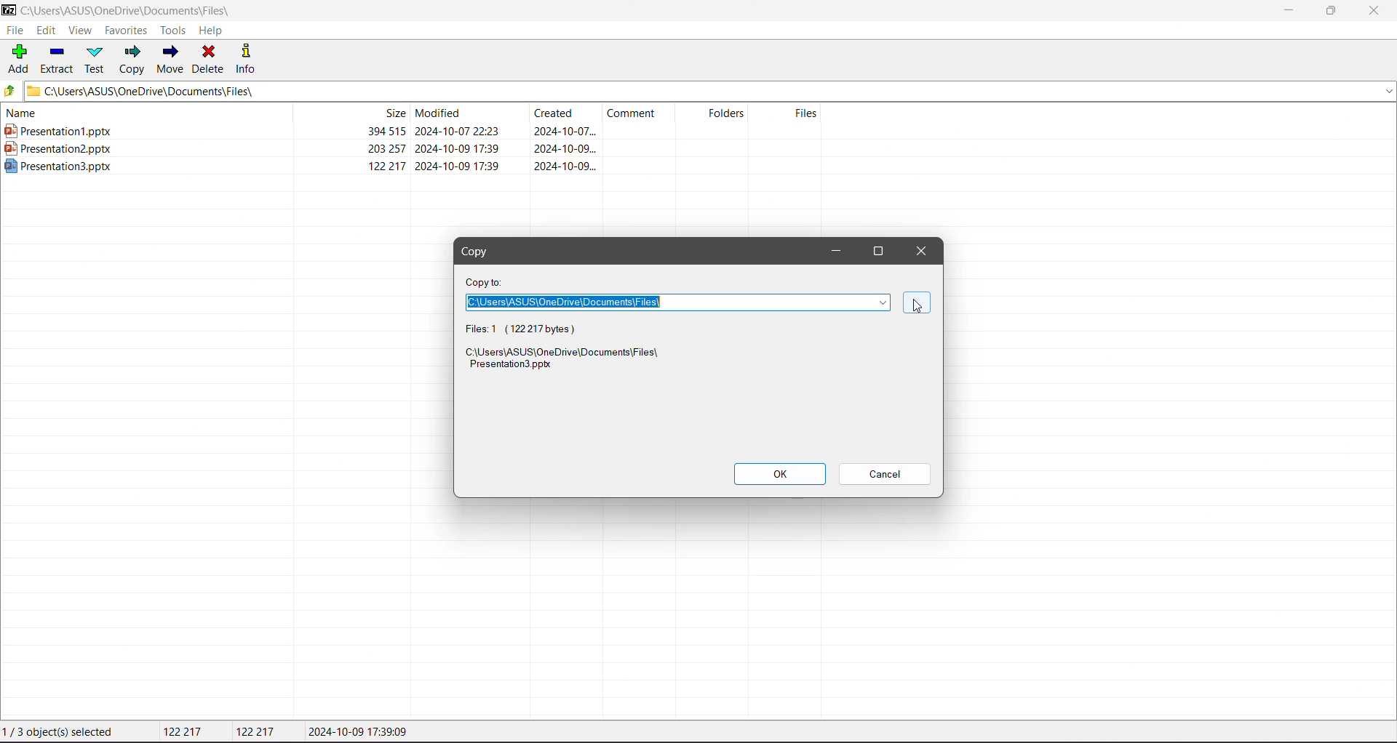 This screenshot has width=1397, height=743. I want to click on Presetation2, so click(301, 148).